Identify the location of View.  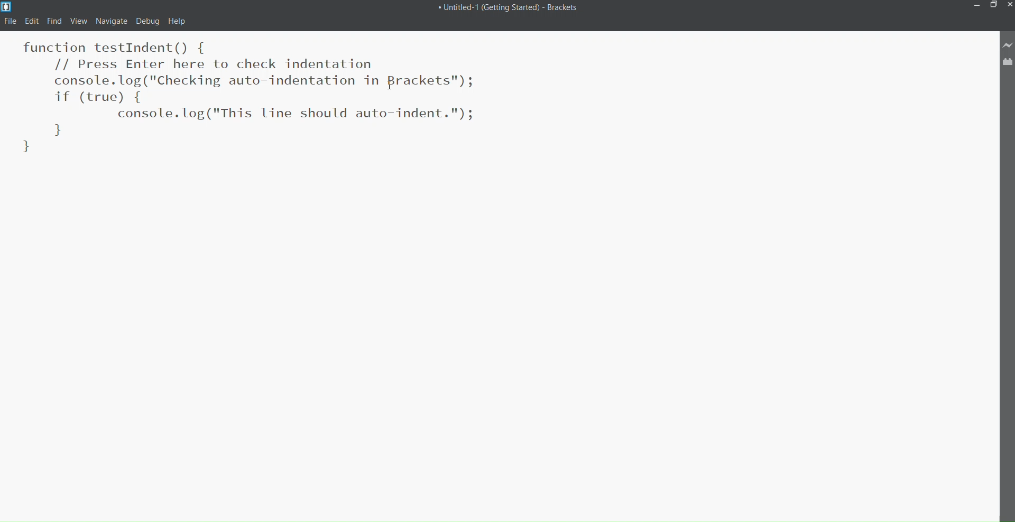
(77, 21).